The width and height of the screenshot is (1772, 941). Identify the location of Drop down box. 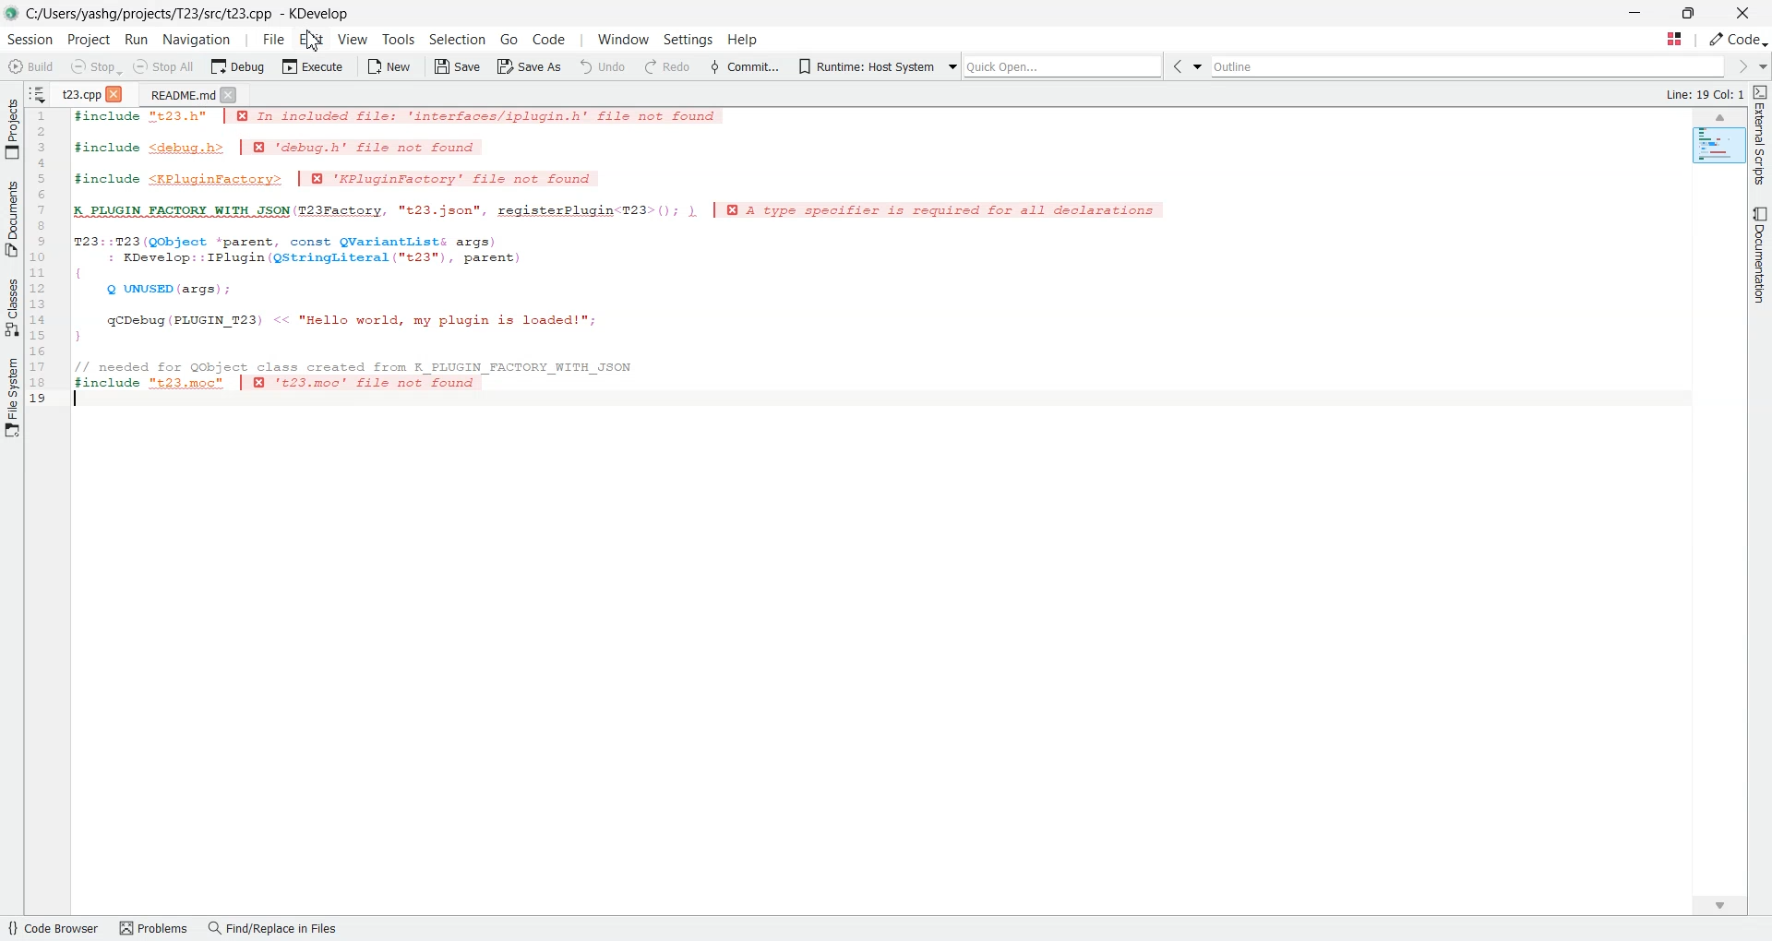
(949, 65).